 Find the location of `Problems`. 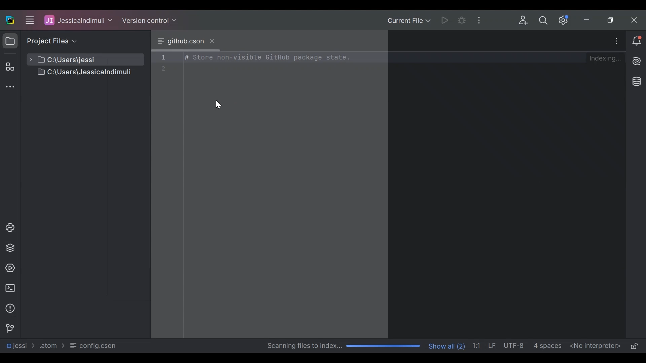

Problems is located at coordinates (10, 308).